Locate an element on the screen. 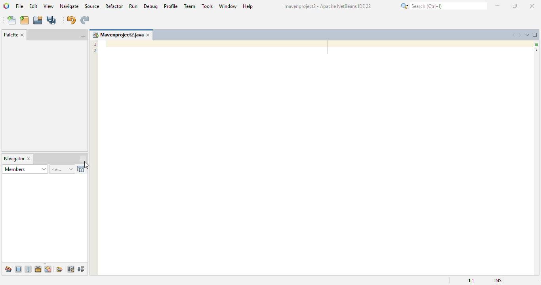 This screenshot has width=541, height=285. show static members is located at coordinates (29, 269).